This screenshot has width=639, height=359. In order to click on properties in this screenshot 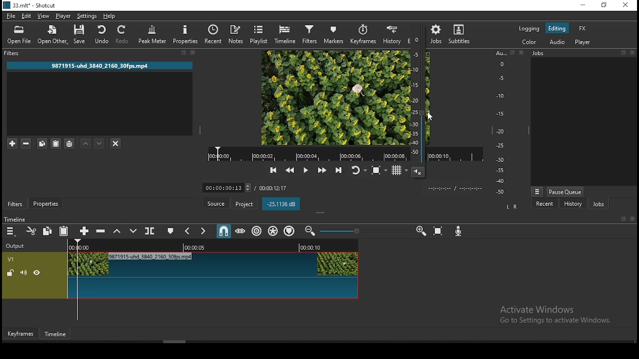, I will do `click(184, 33)`.